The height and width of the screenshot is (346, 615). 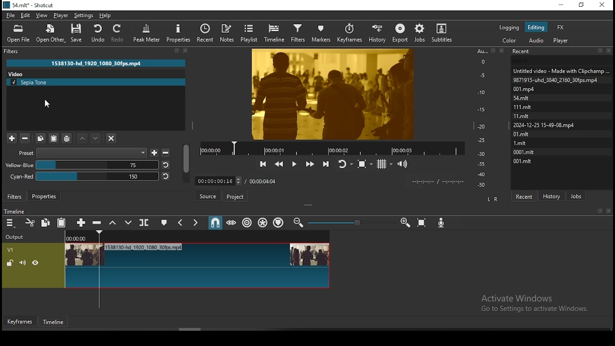 I want to click on scale, so click(x=482, y=118).